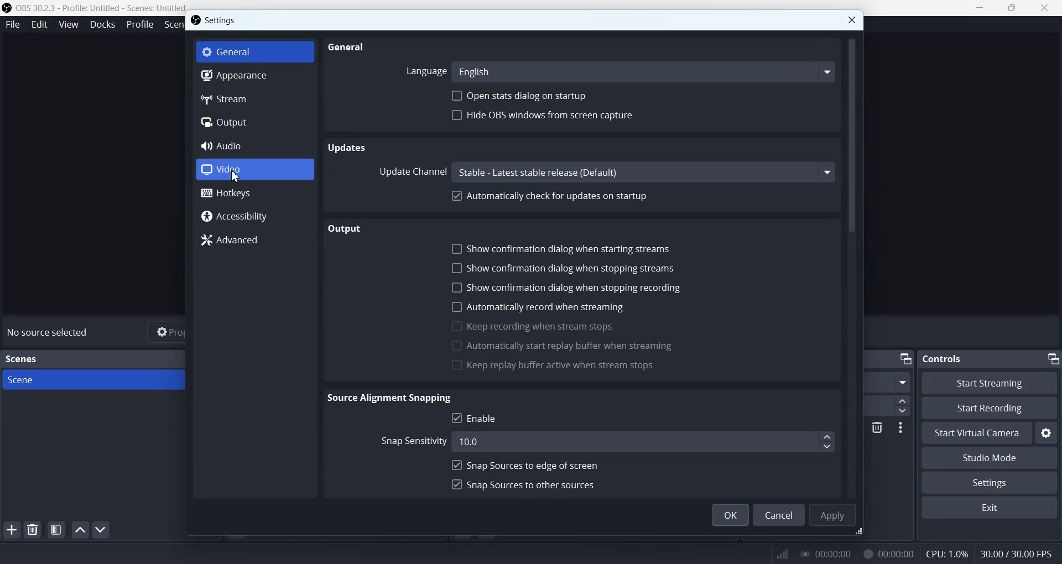 Image resolution: width=1062 pixels, height=564 pixels. What do you see at coordinates (988, 383) in the screenshot?
I see `Start Streaming` at bounding box center [988, 383].